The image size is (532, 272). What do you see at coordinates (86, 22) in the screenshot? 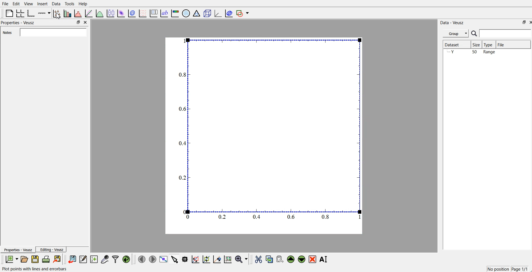
I see `close` at bounding box center [86, 22].